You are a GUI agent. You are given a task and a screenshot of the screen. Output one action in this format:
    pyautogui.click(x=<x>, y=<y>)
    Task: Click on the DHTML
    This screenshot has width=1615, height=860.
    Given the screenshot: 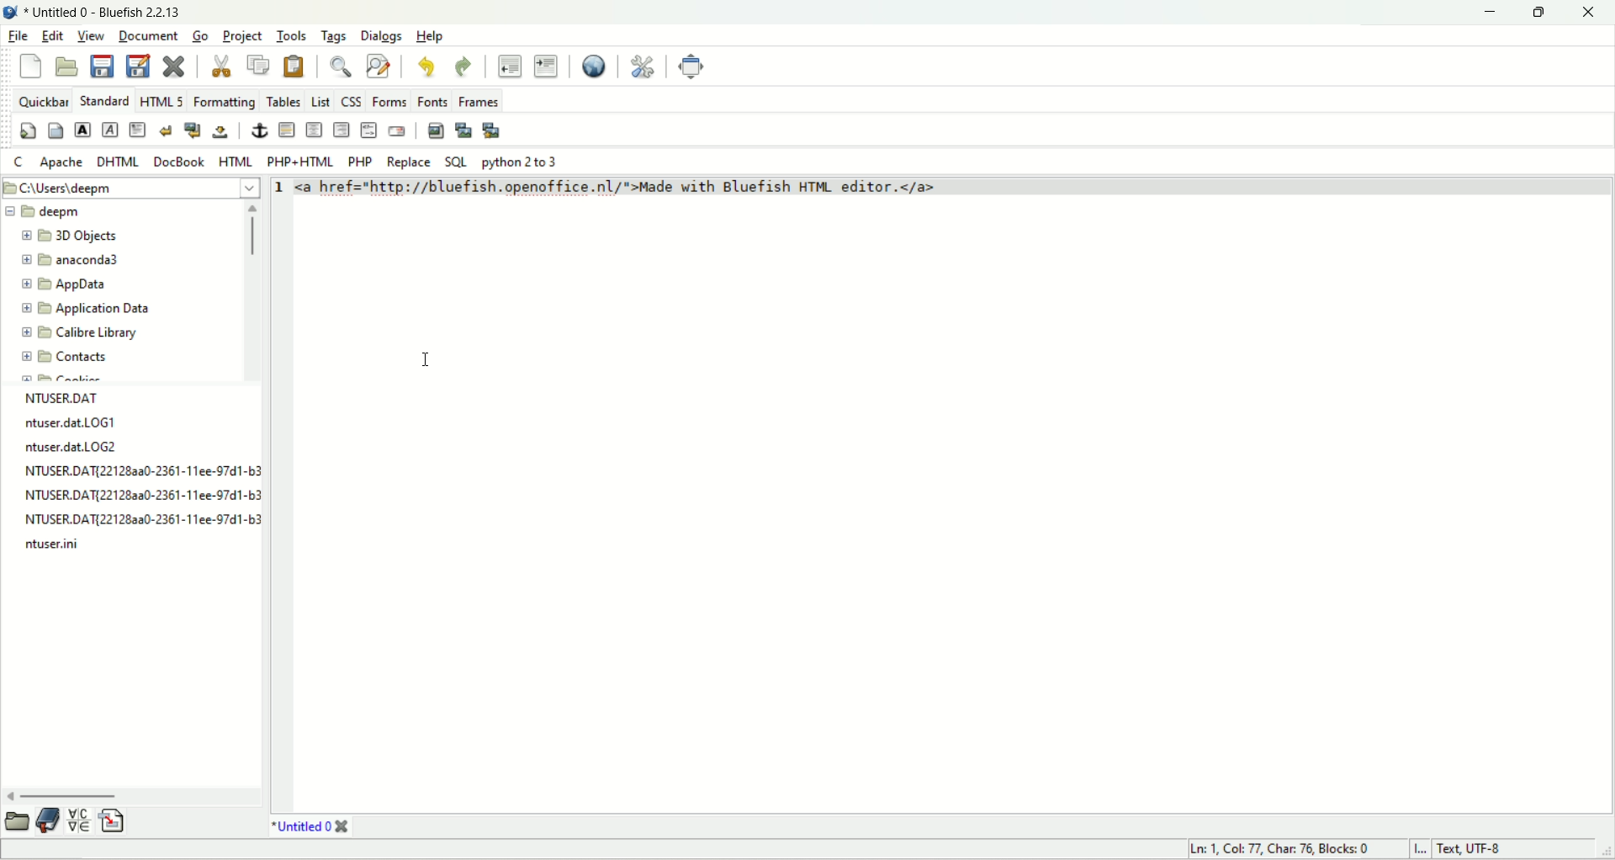 What is the action you would take?
    pyautogui.click(x=118, y=161)
    